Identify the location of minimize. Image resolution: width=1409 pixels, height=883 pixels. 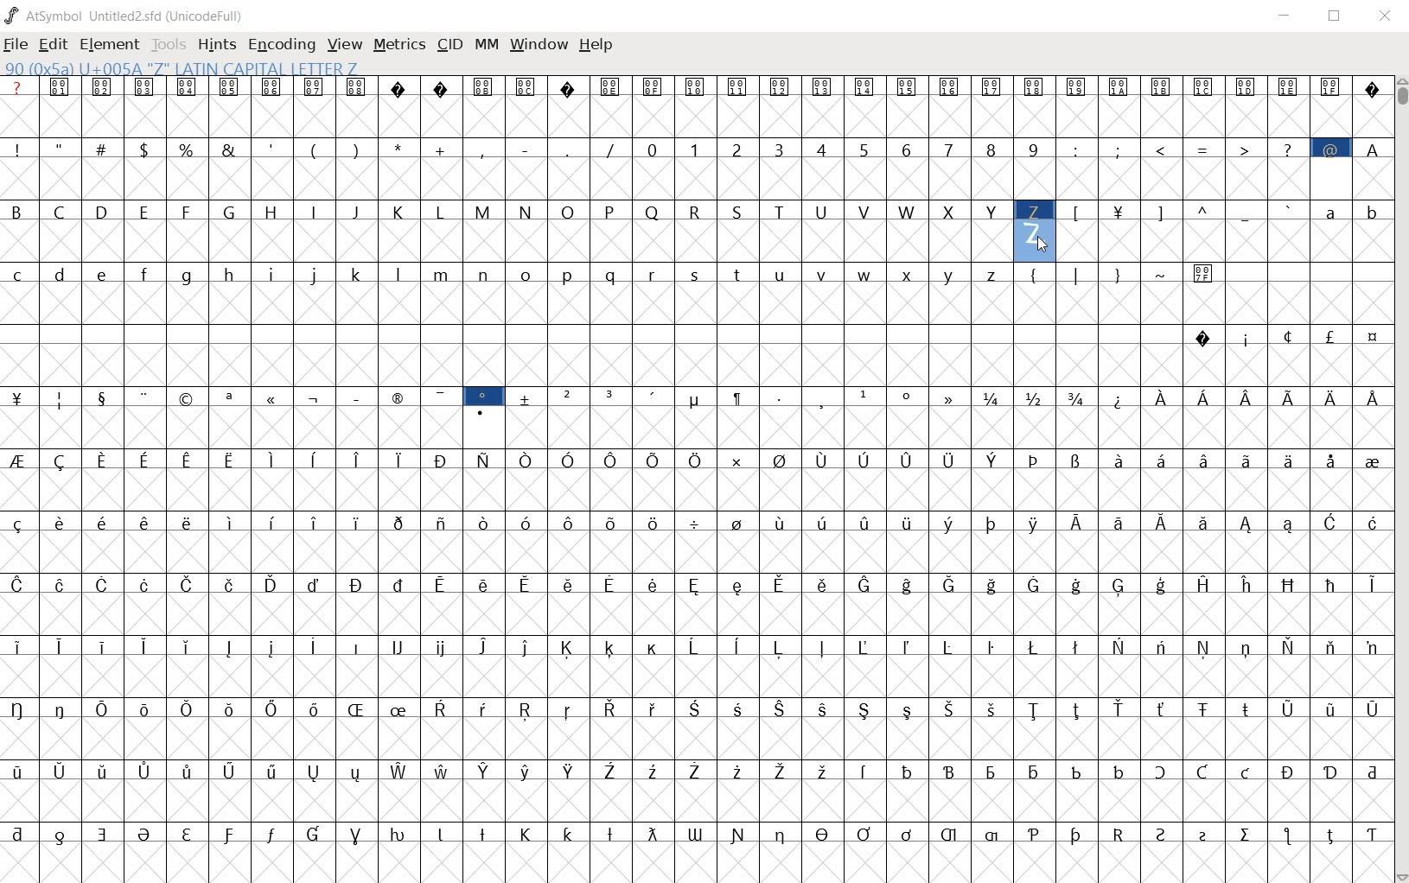
(1288, 18).